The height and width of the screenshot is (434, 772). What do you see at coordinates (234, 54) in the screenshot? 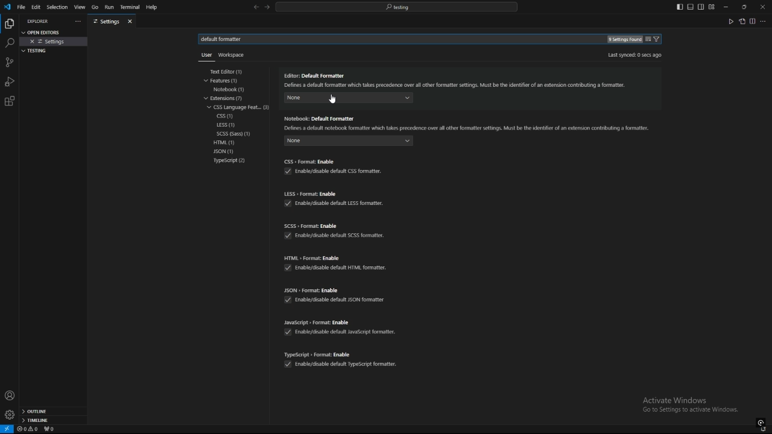
I see `workspace` at bounding box center [234, 54].